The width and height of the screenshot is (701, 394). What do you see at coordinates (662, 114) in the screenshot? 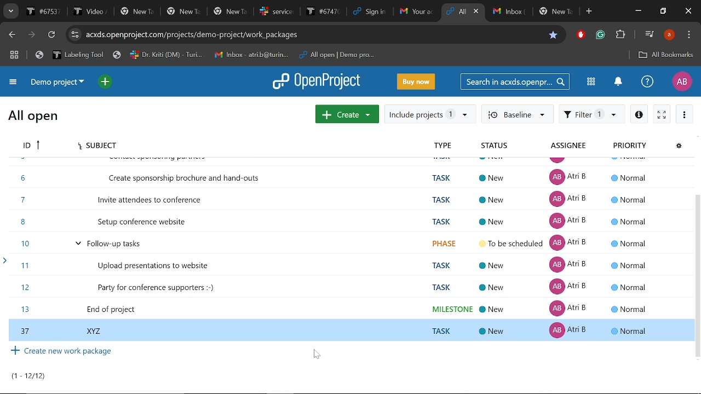
I see `Activaet zen mode` at bounding box center [662, 114].